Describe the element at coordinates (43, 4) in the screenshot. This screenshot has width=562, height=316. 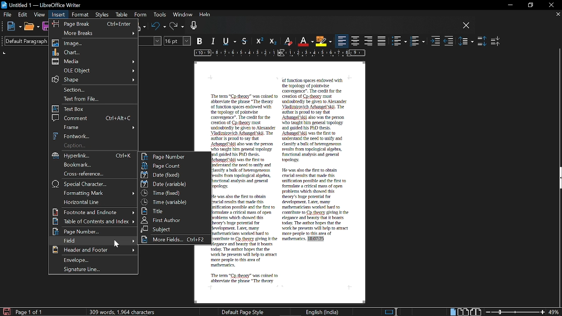
I see `untitled 1 - libreoffice writer` at that location.